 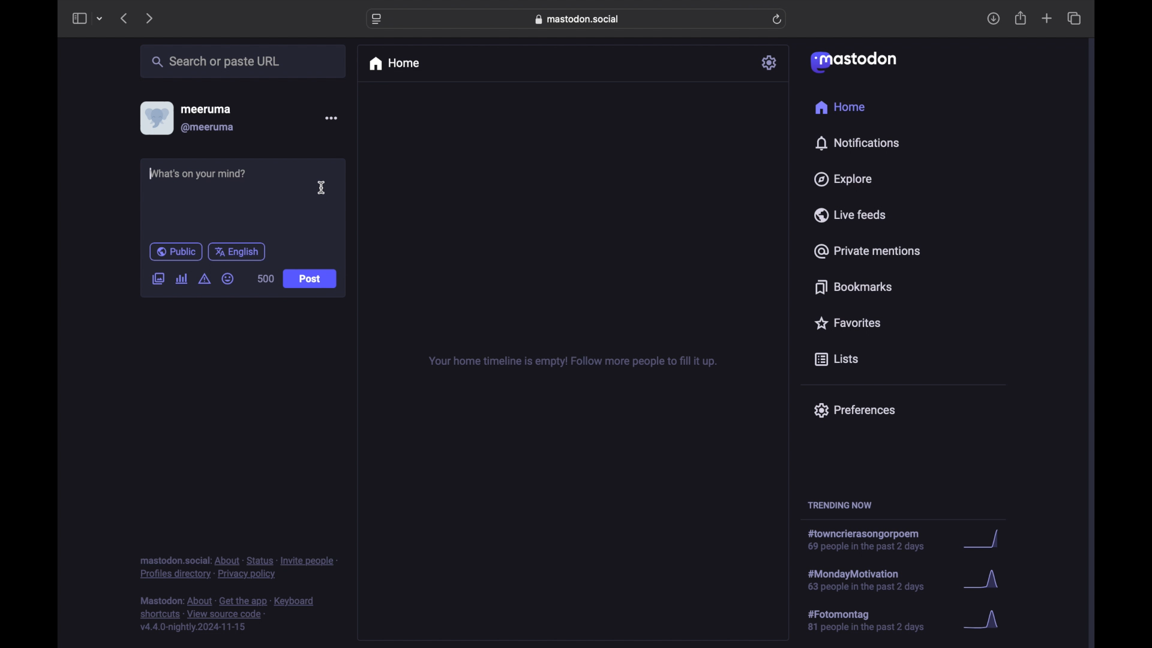 What do you see at coordinates (239, 567) in the screenshot?
I see `footnote` at bounding box center [239, 567].